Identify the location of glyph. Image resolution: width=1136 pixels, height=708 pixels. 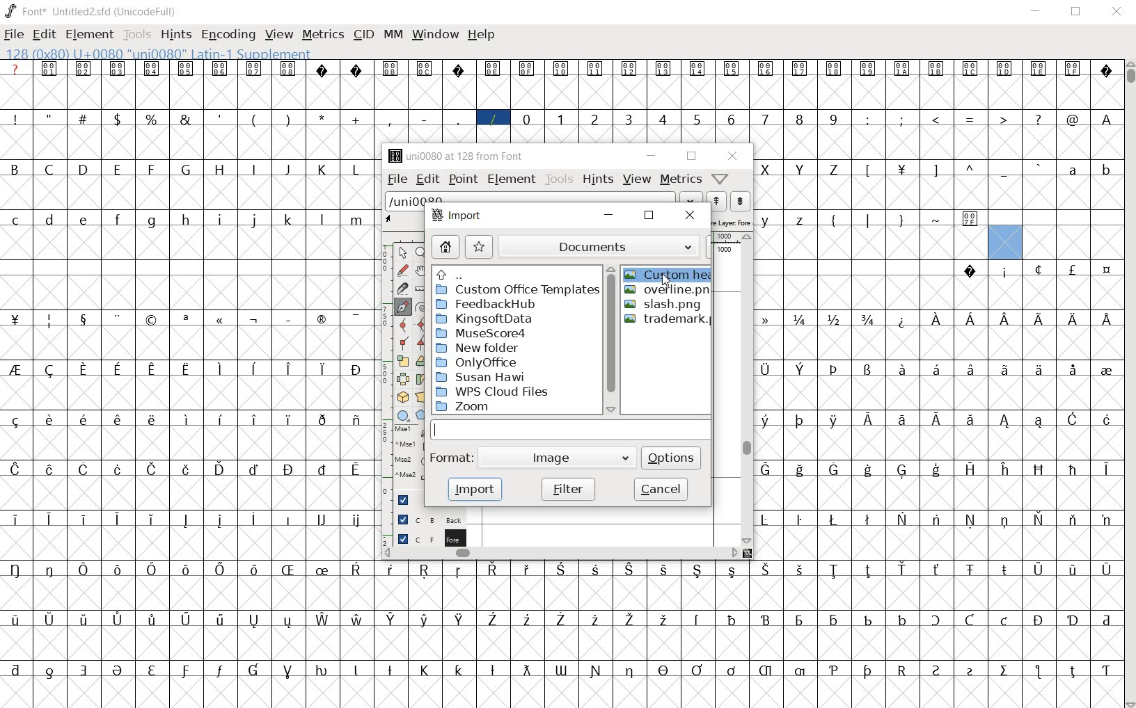
(1039, 269).